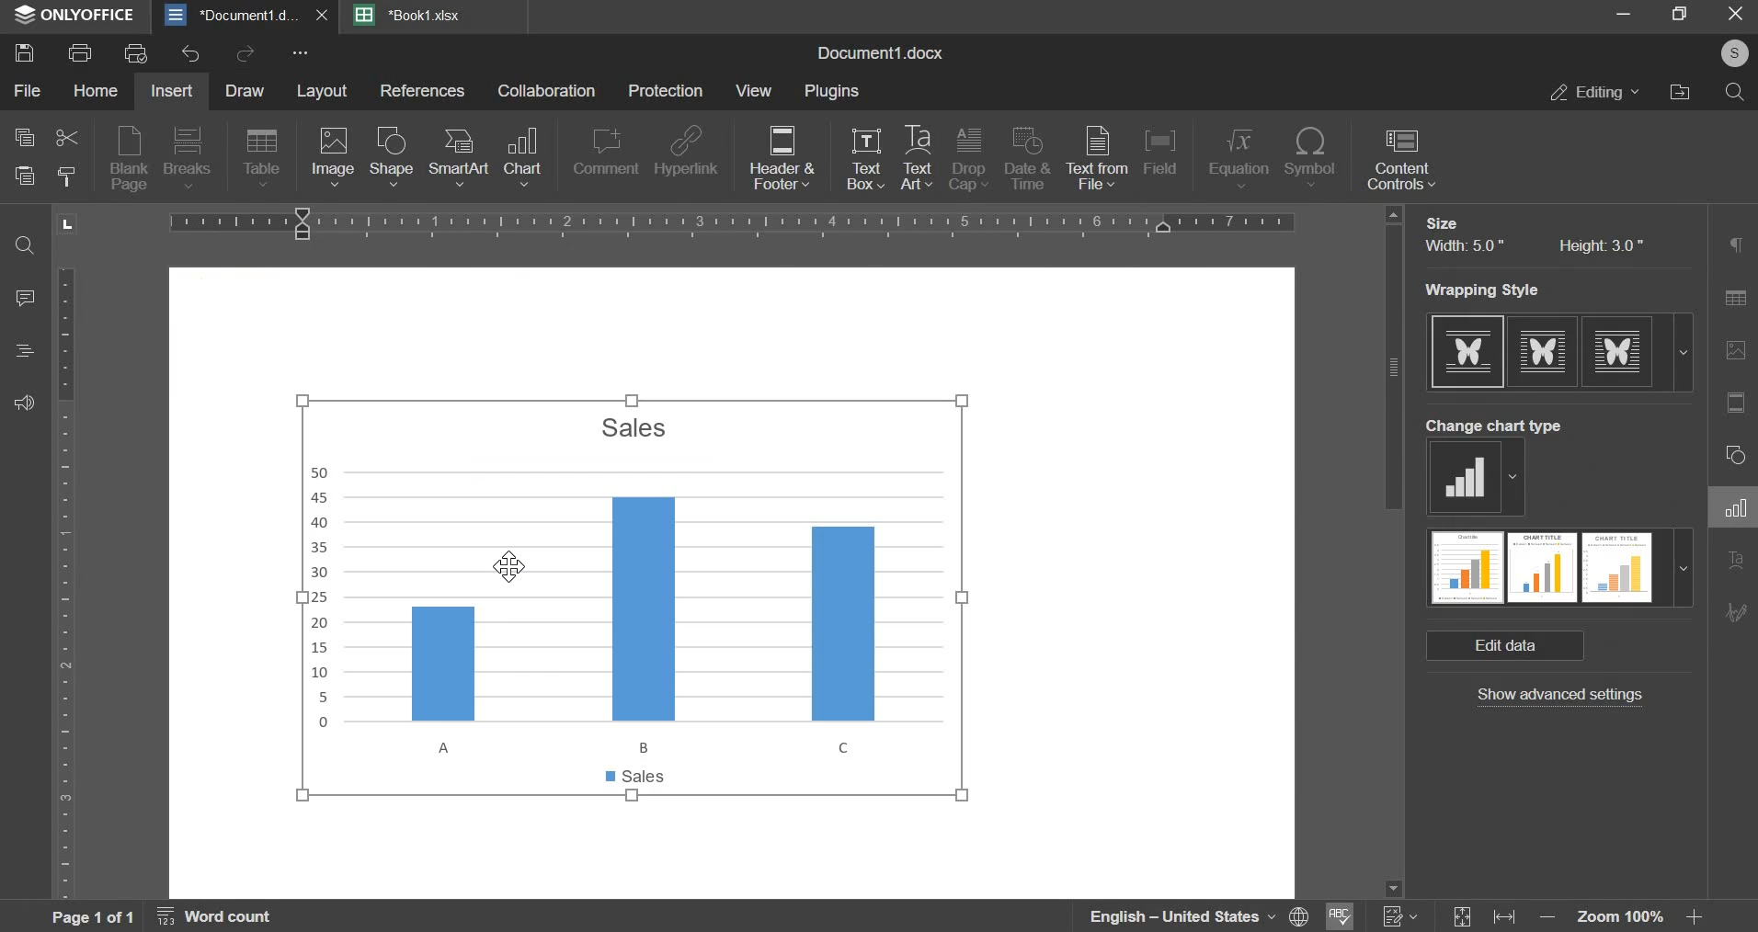 The height and width of the screenshot is (932, 1758). What do you see at coordinates (688, 156) in the screenshot?
I see `hyperlink` at bounding box center [688, 156].